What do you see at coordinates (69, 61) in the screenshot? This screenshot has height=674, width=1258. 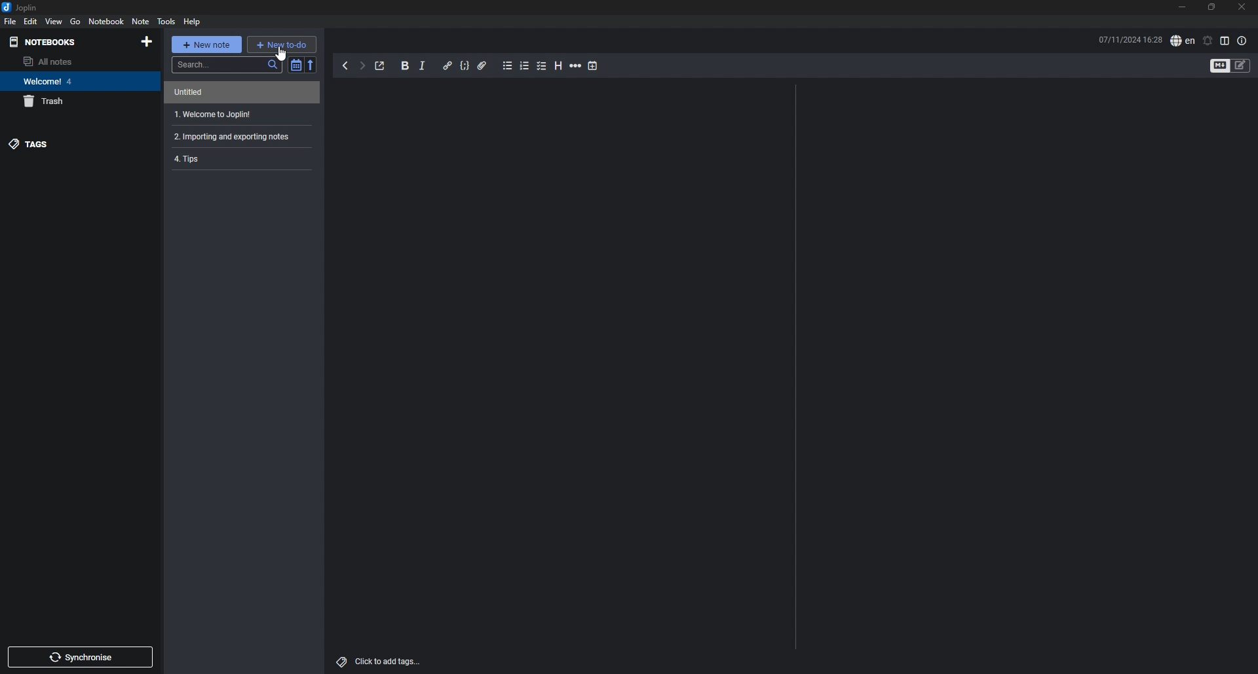 I see `all notes` at bounding box center [69, 61].